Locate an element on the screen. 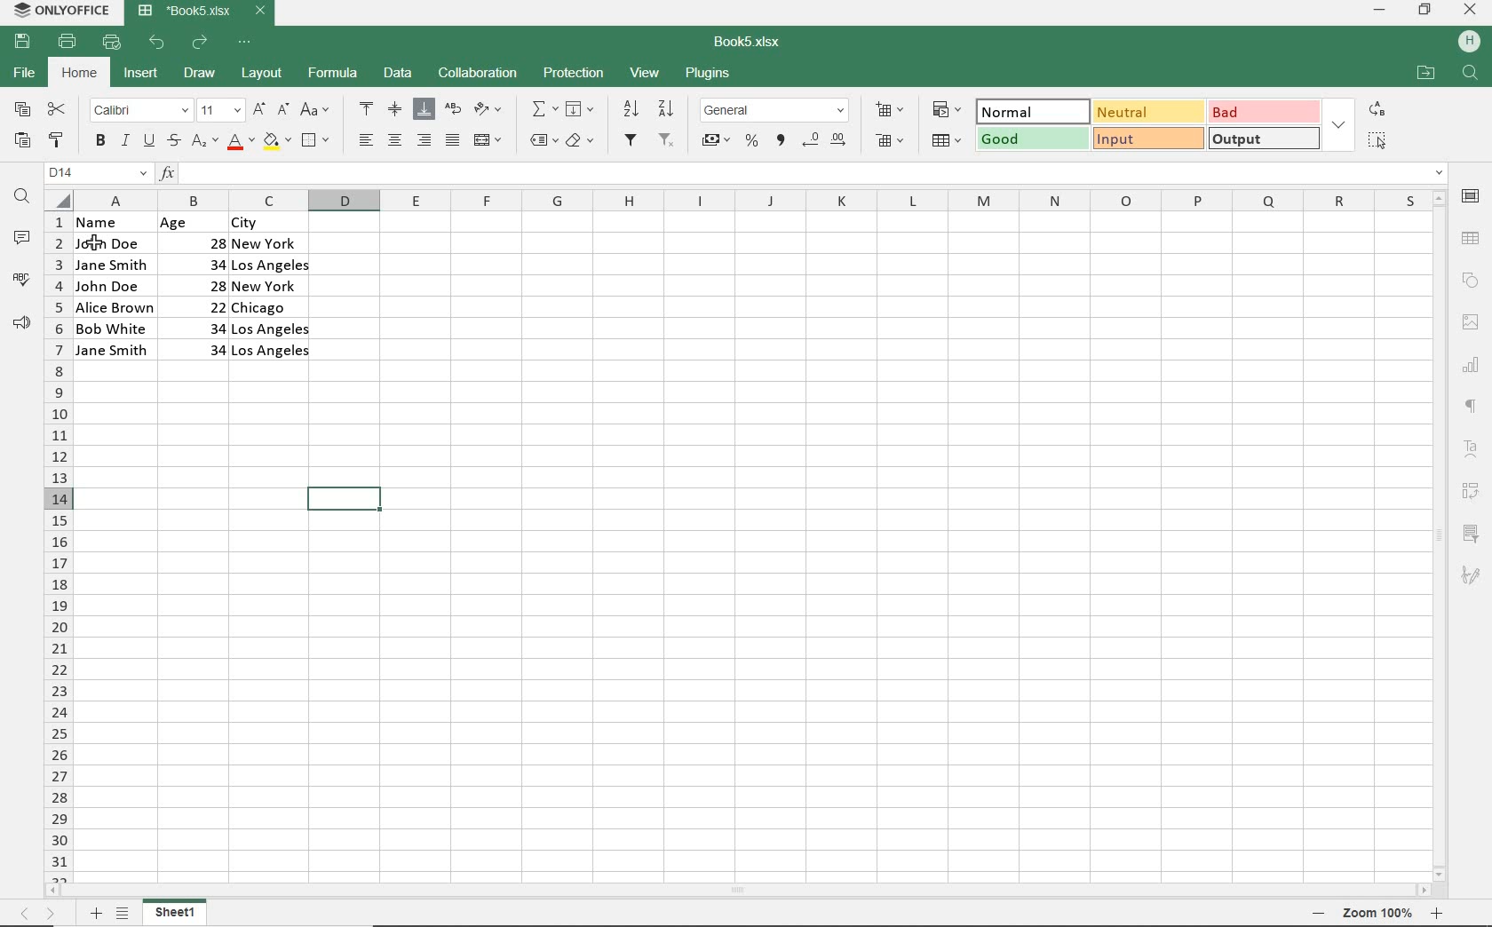 Image resolution: width=1492 pixels, height=927 pixels. SLICER is located at coordinates (1472, 535).